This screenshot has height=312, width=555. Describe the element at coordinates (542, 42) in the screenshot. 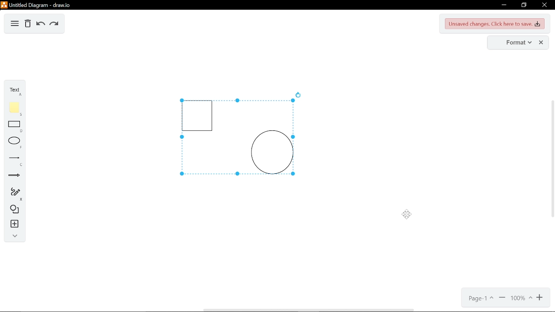

I see `close format` at that location.